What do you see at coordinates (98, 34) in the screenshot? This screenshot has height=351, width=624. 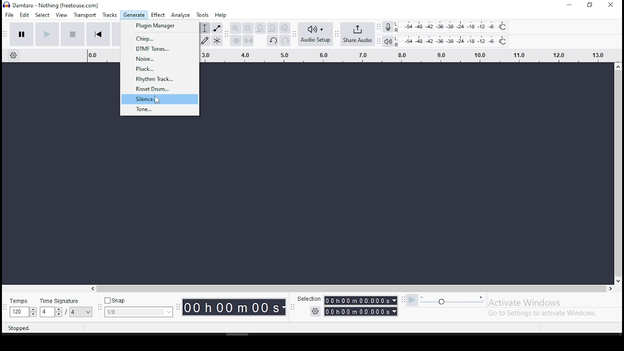 I see `skip to start` at bounding box center [98, 34].